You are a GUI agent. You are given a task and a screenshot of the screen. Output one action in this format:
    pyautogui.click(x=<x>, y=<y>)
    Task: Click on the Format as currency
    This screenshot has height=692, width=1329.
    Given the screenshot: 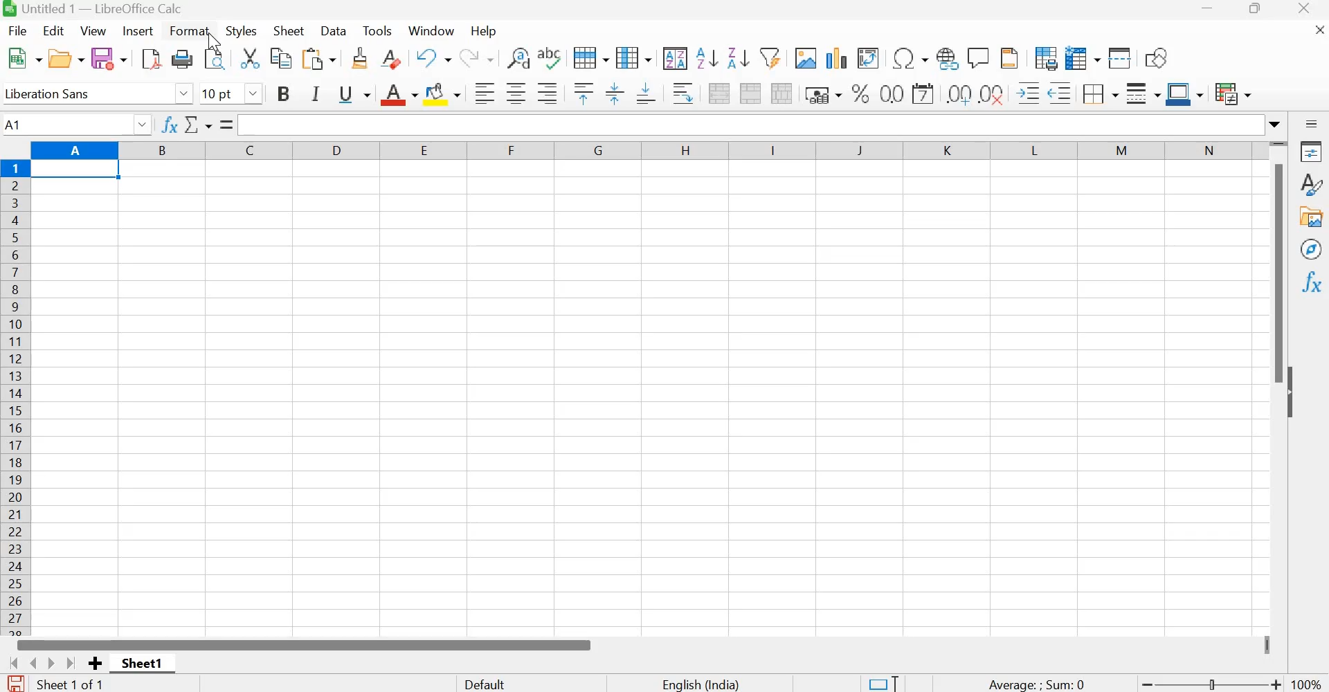 What is the action you would take?
    pyautogui.click(x=821, y=93)
    